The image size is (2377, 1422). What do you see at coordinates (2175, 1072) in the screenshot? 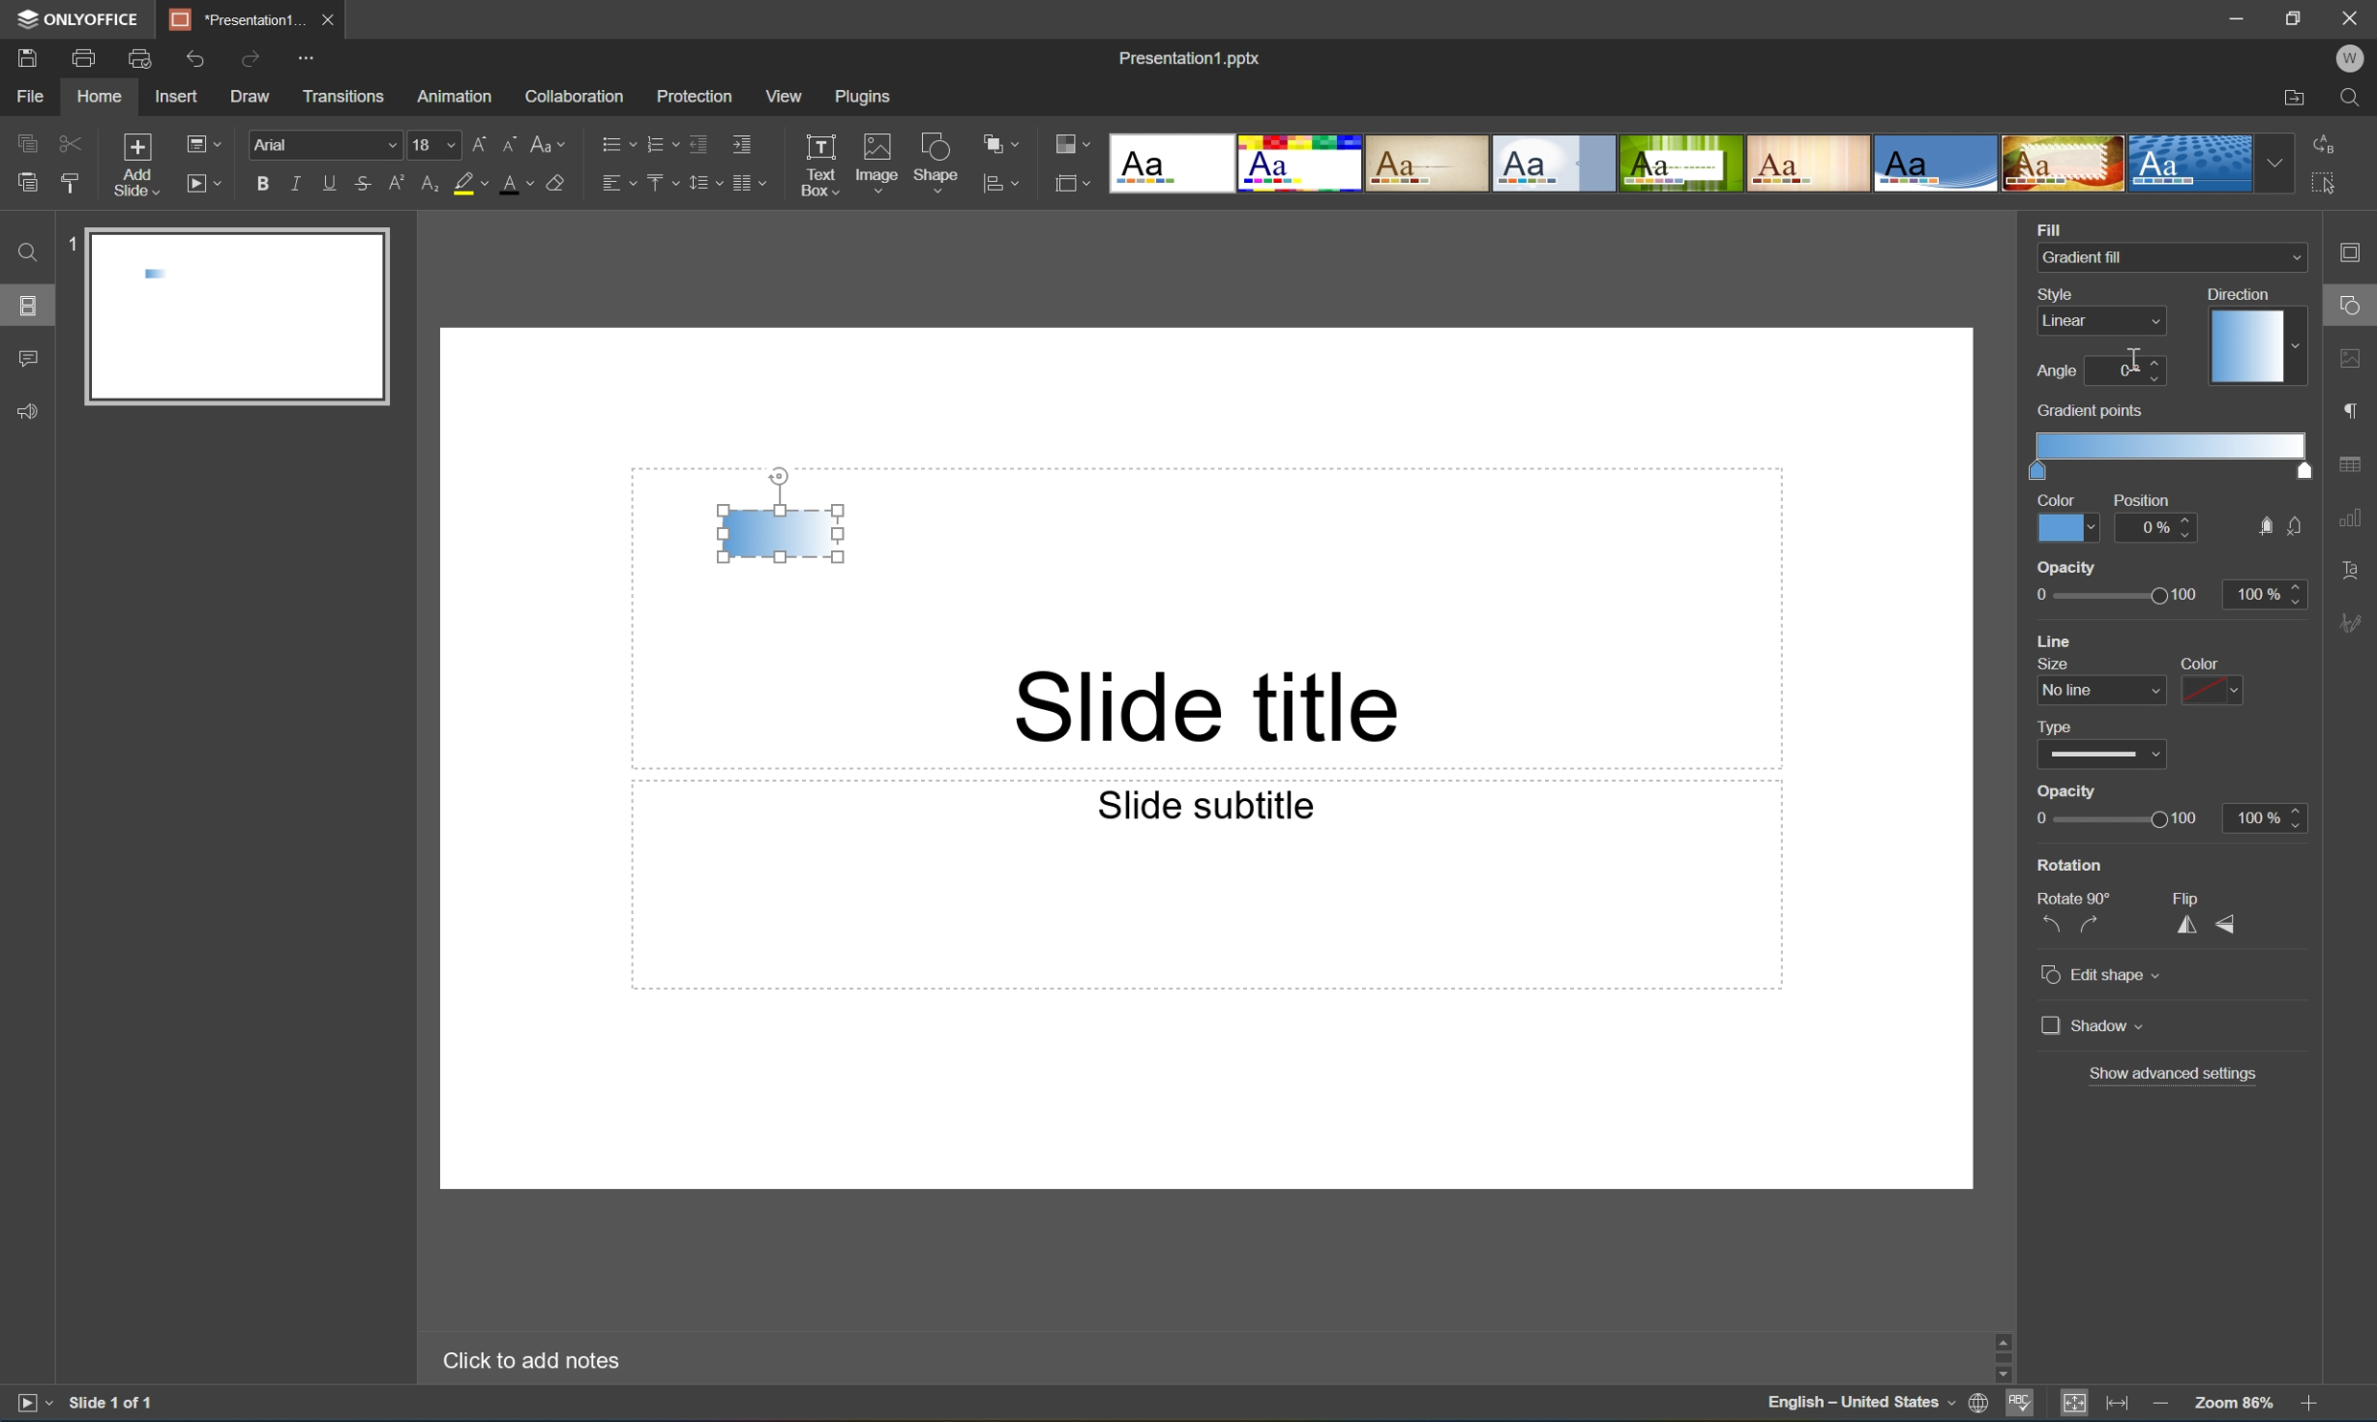
I see `Show advanced settings` at bounding box center [2175, 1072].